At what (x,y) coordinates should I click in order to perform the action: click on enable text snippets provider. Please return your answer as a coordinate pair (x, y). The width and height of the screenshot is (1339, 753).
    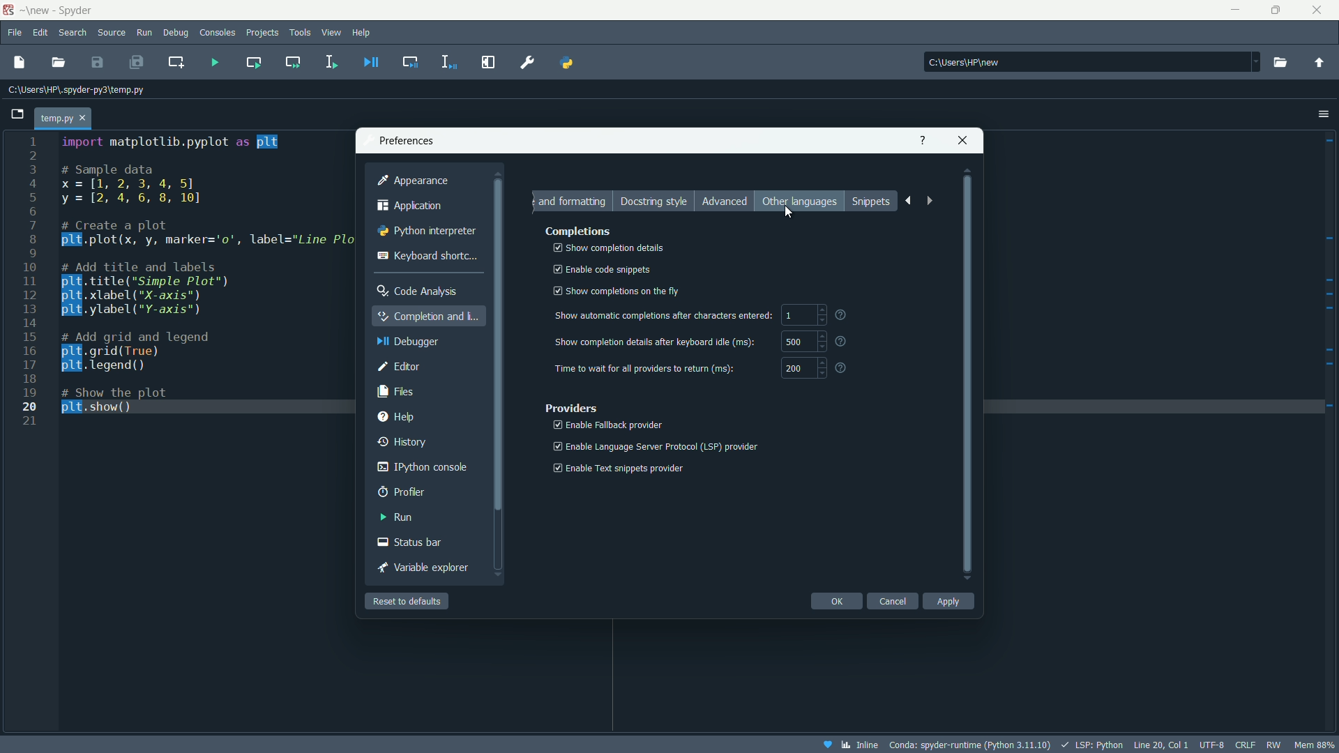
    Looking at the image, I should click on (617, 469).